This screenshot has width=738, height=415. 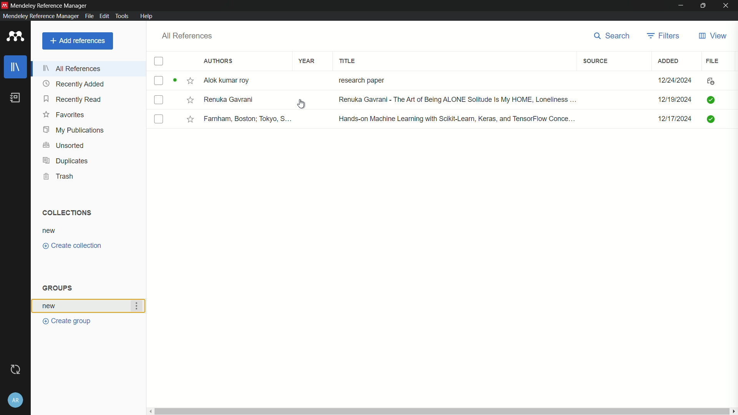 I want to click on filters, so click(x=663, y=35).